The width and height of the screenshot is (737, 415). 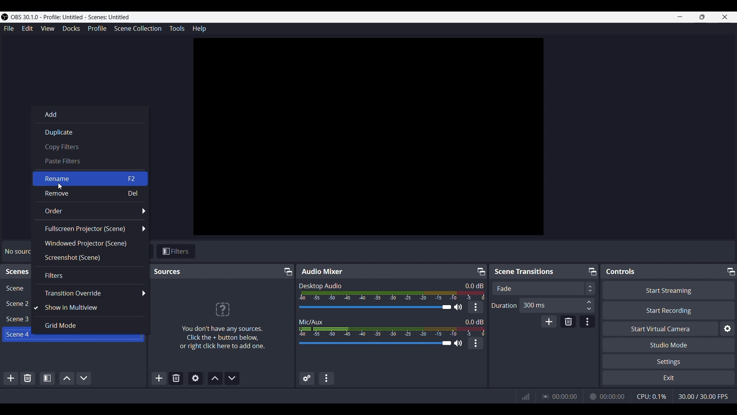 I want to click on Tools, so click(x=177, y=28).